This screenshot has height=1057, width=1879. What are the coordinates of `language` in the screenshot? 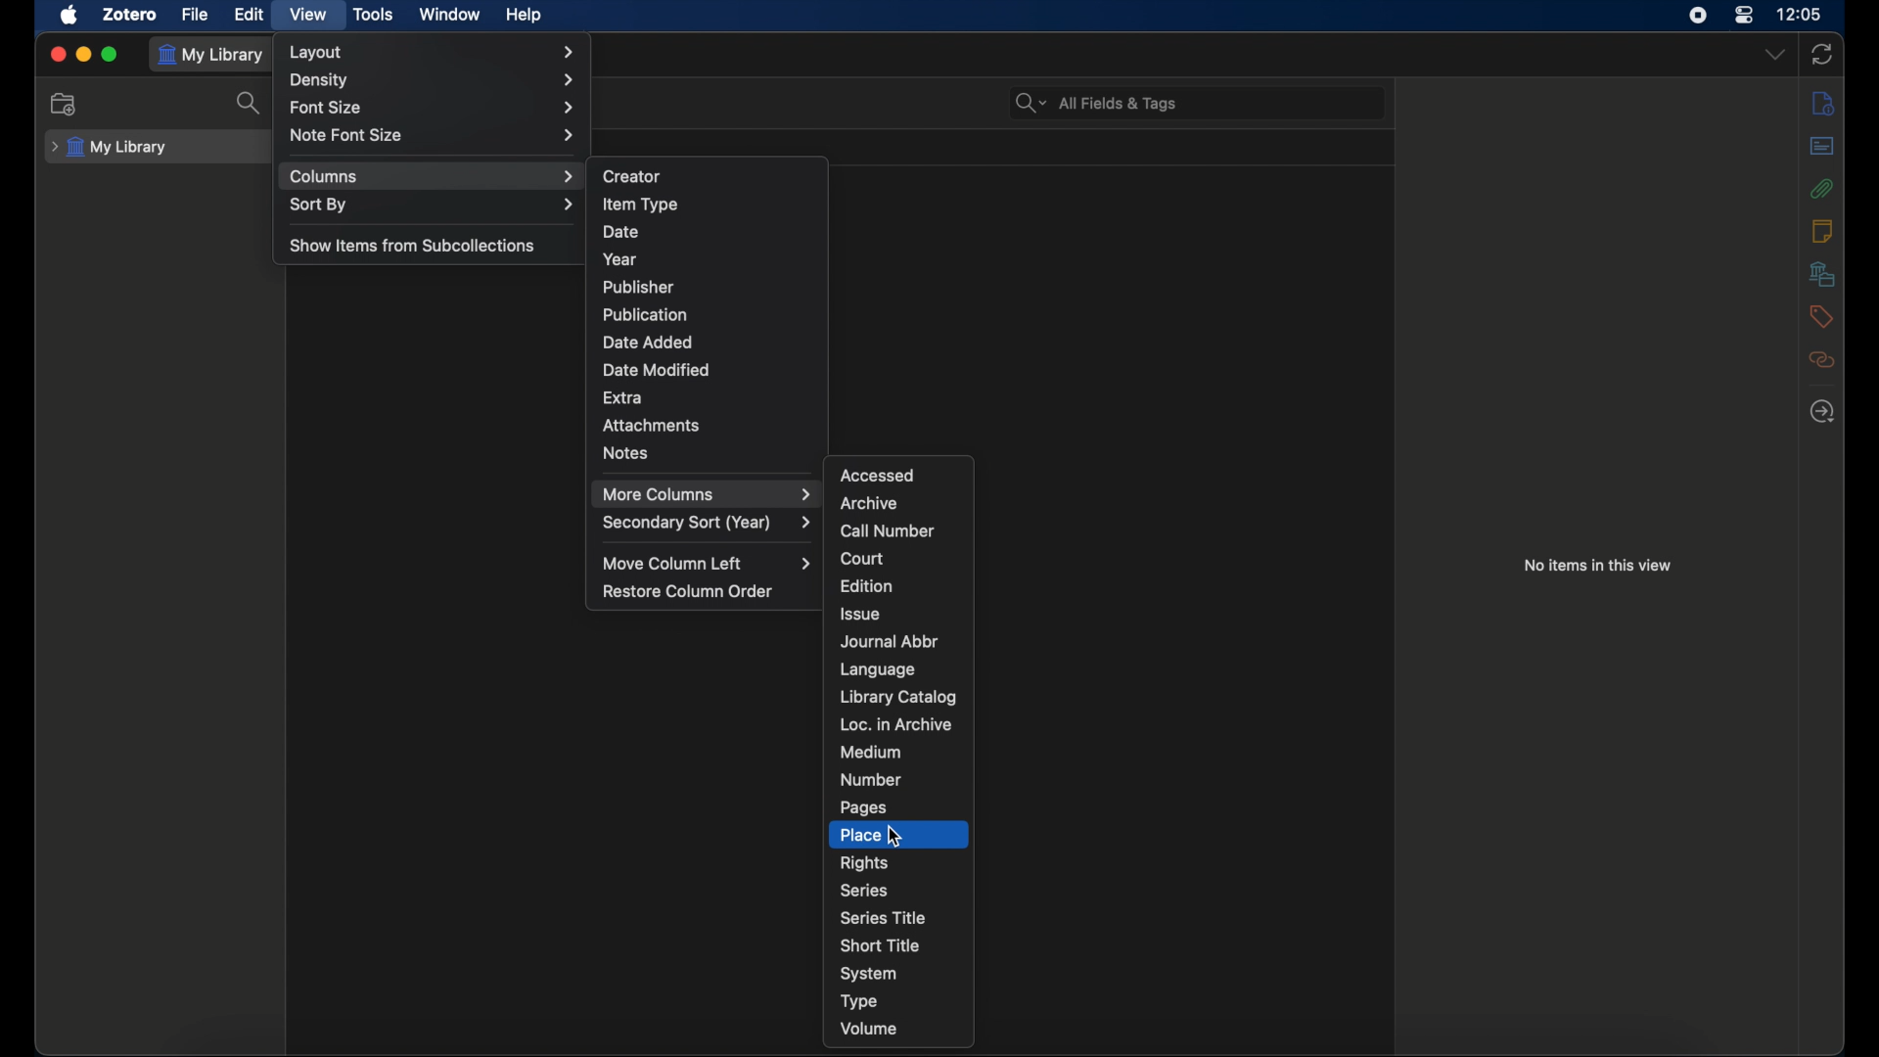 It's located at (879, 669).